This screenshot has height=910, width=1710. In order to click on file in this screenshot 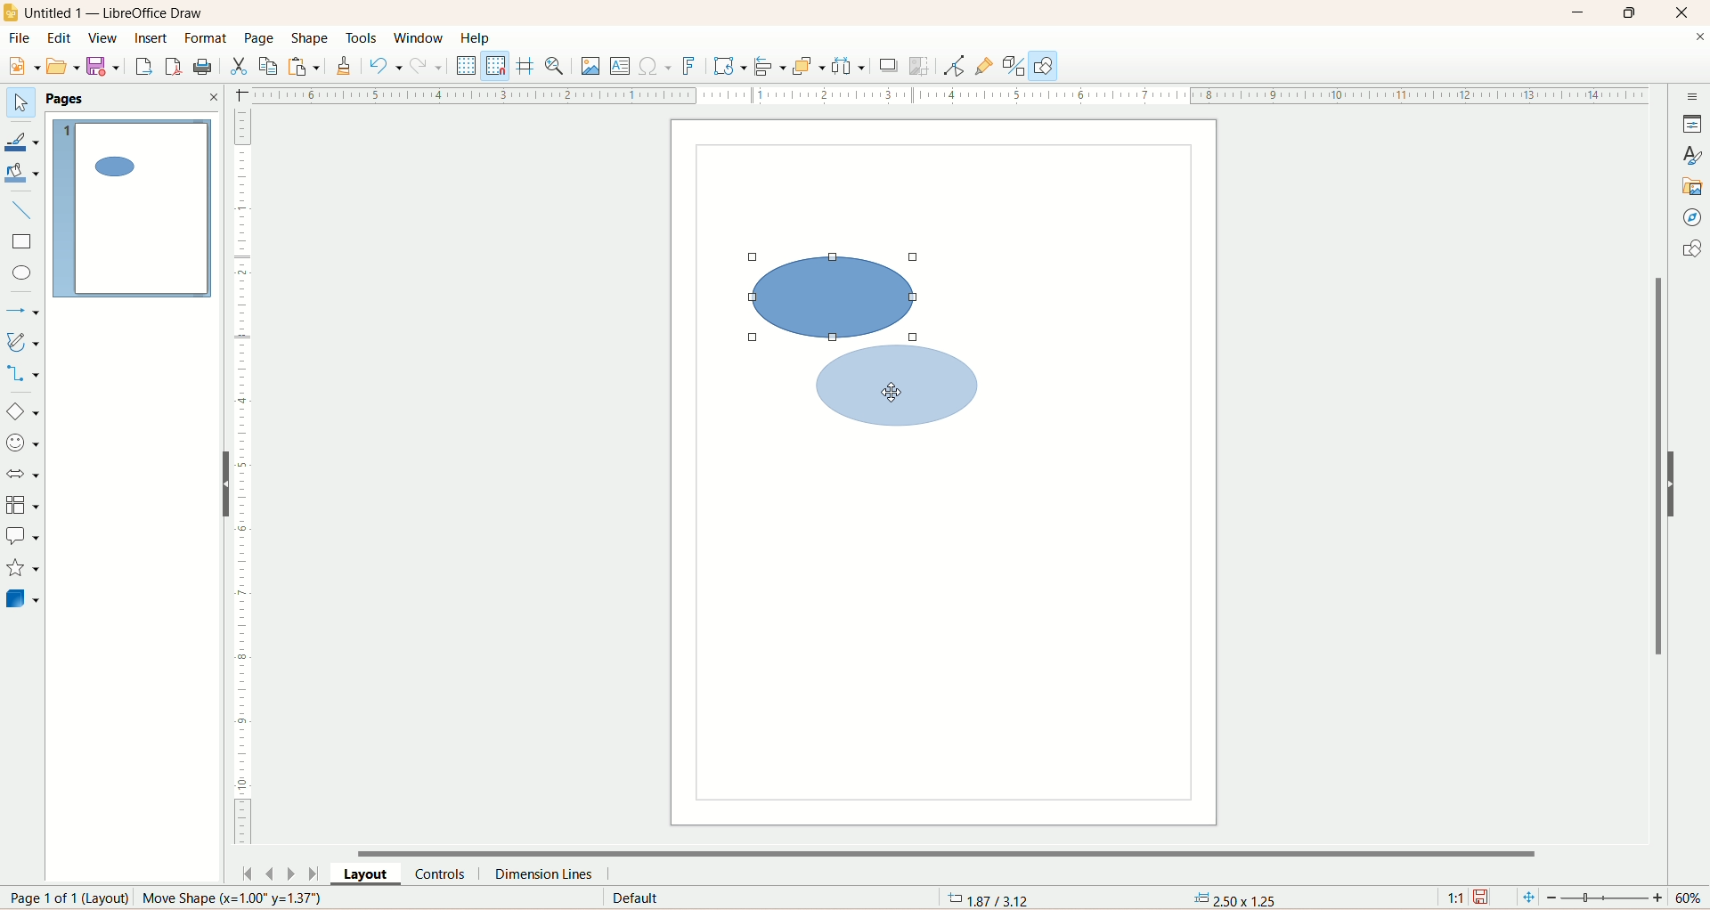, I will do `click(23, 37)`.